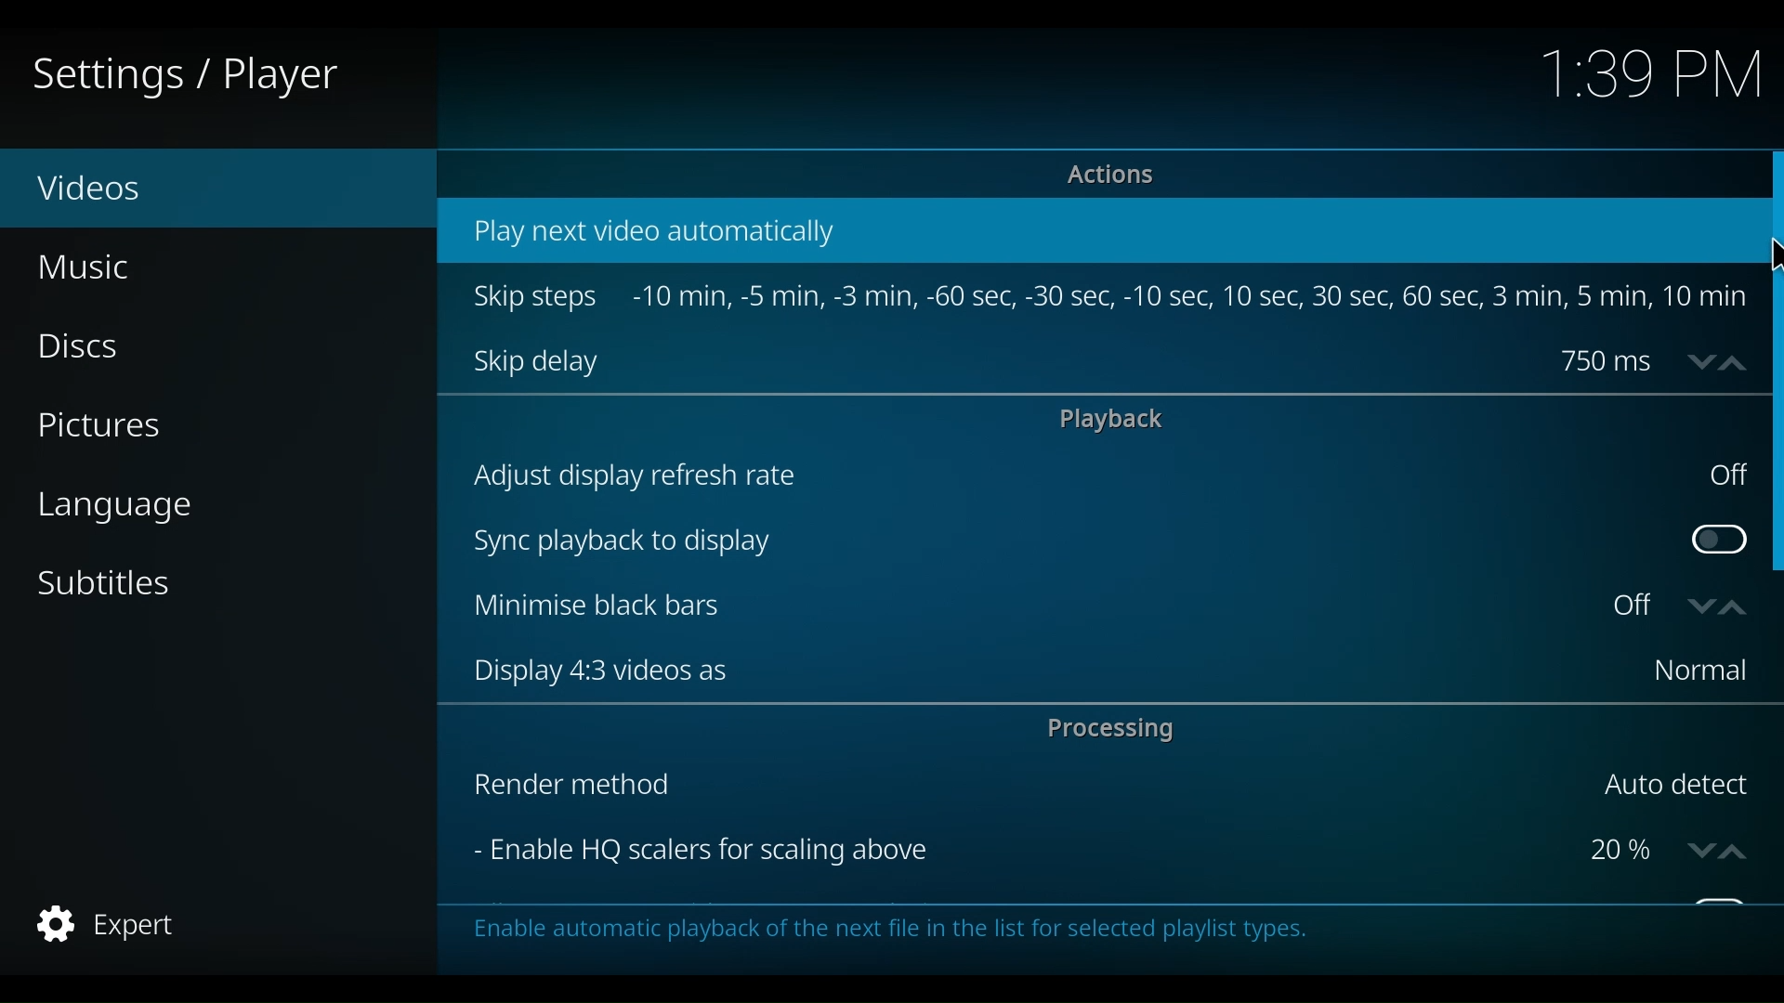  I want to click on Subtitles, so click(105, 581).